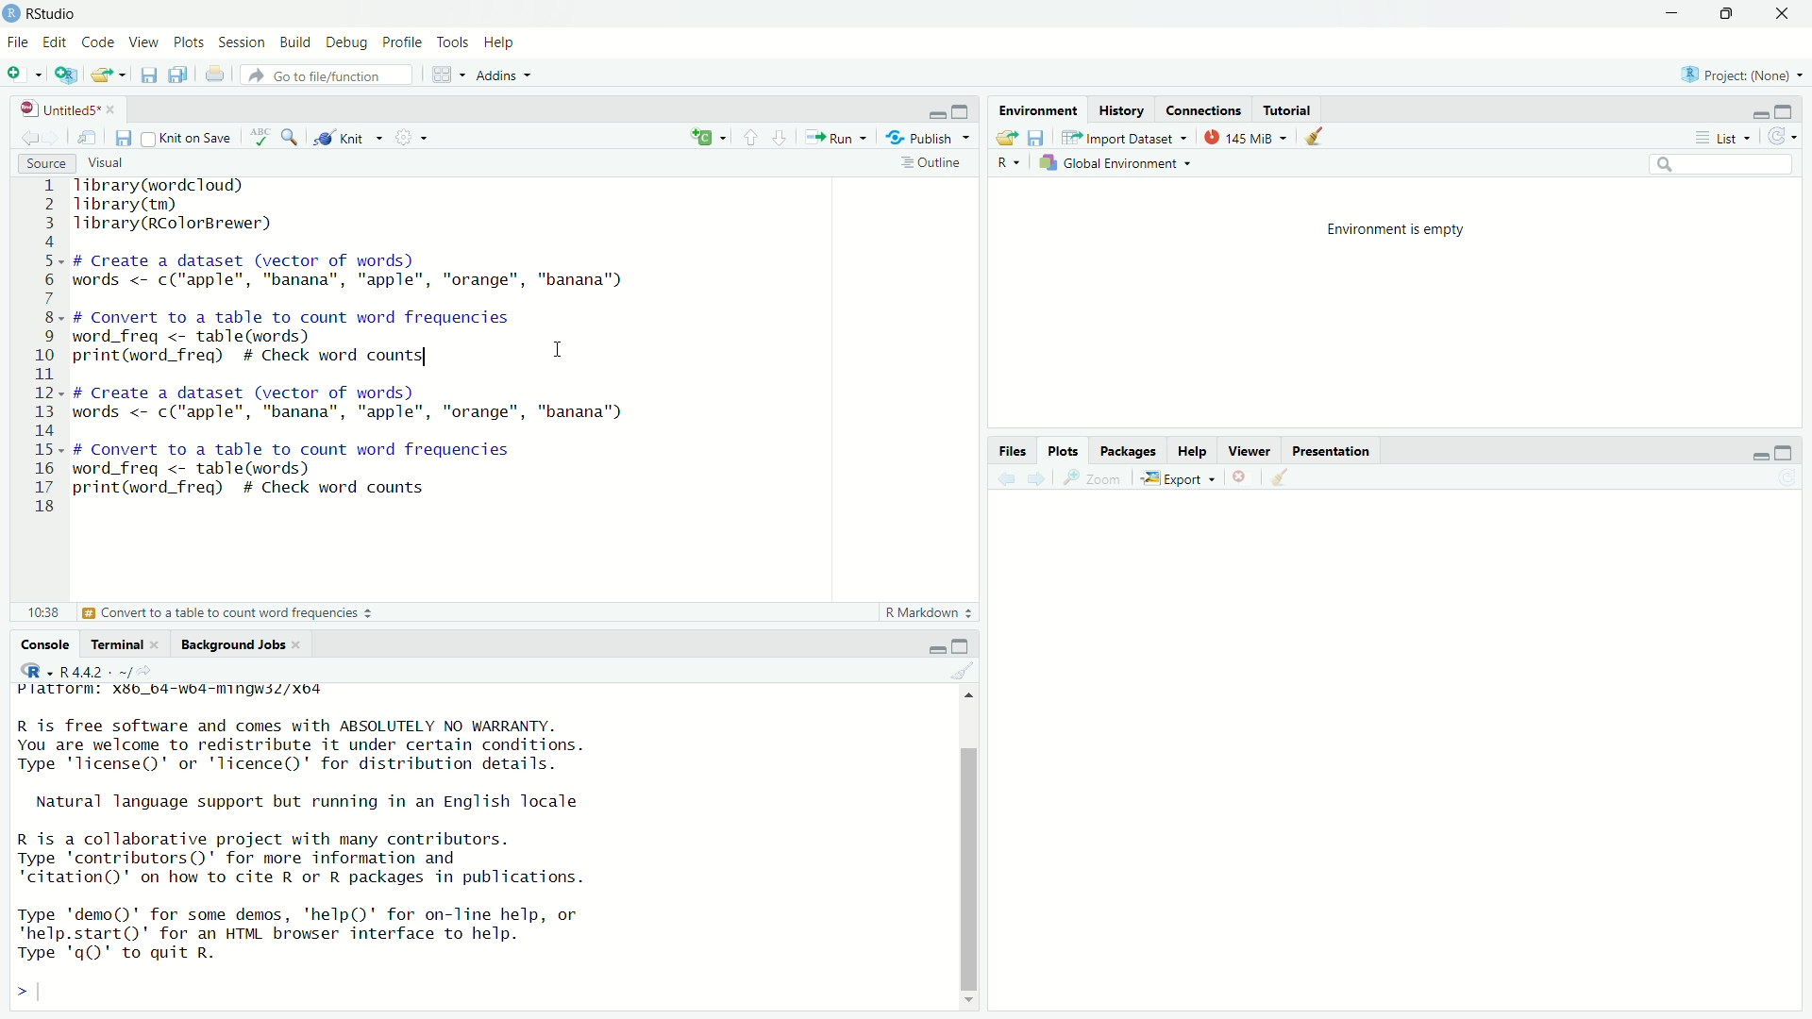  Describe the element at coordinates (1317, 138) in the screenshot. I see `Clear console` at that location.